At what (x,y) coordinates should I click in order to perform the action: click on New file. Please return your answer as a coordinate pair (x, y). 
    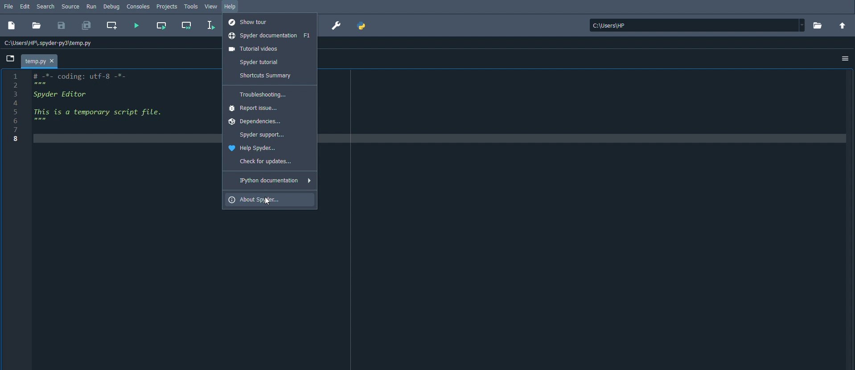
    Looking at the image, I should click on (12, 26).